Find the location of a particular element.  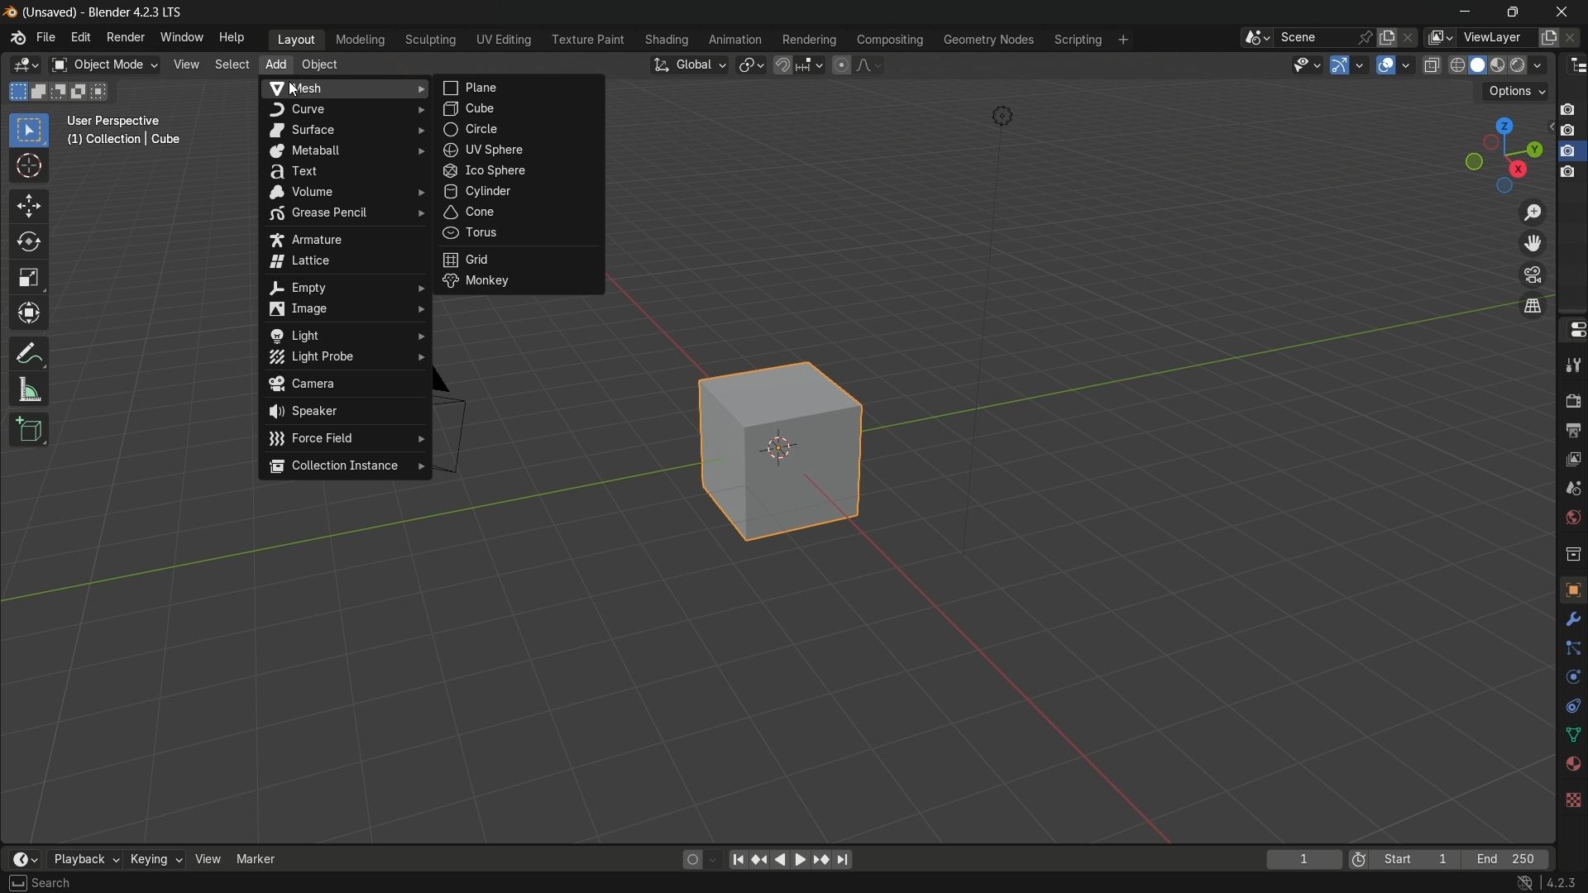

snap is located at coordinates (797, 64).